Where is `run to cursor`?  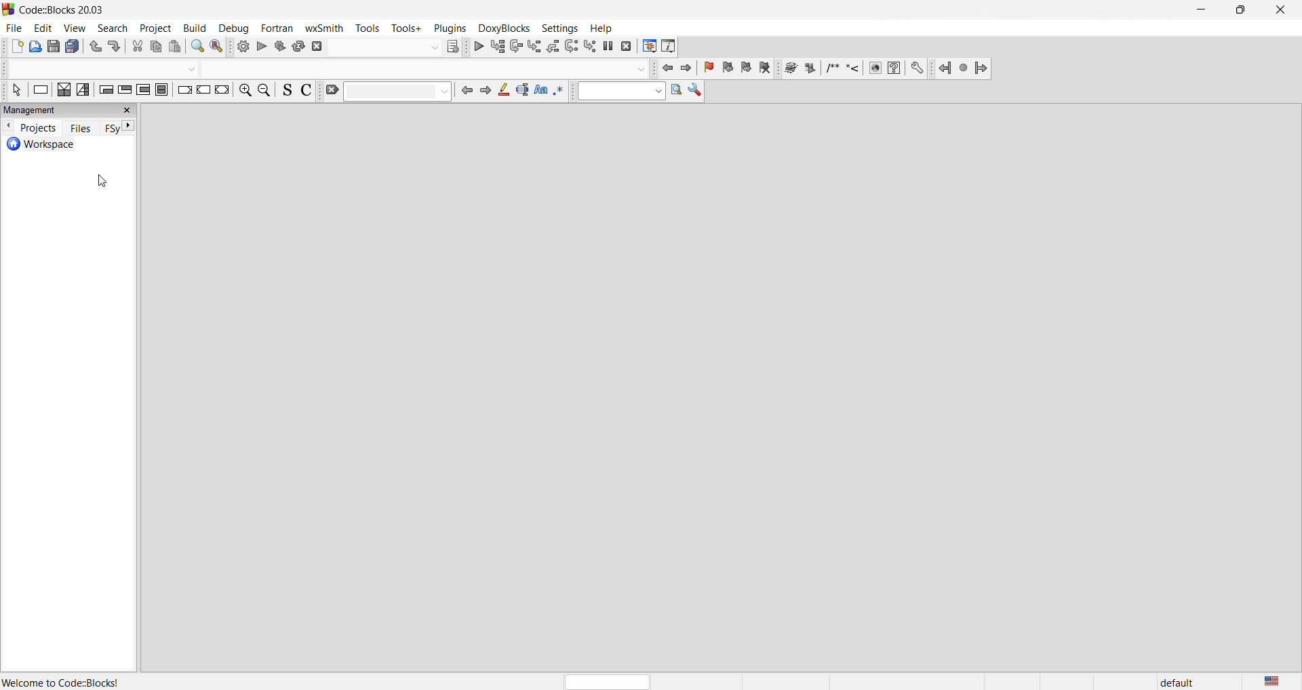 run to cursor is located at coordinates (497, 48).